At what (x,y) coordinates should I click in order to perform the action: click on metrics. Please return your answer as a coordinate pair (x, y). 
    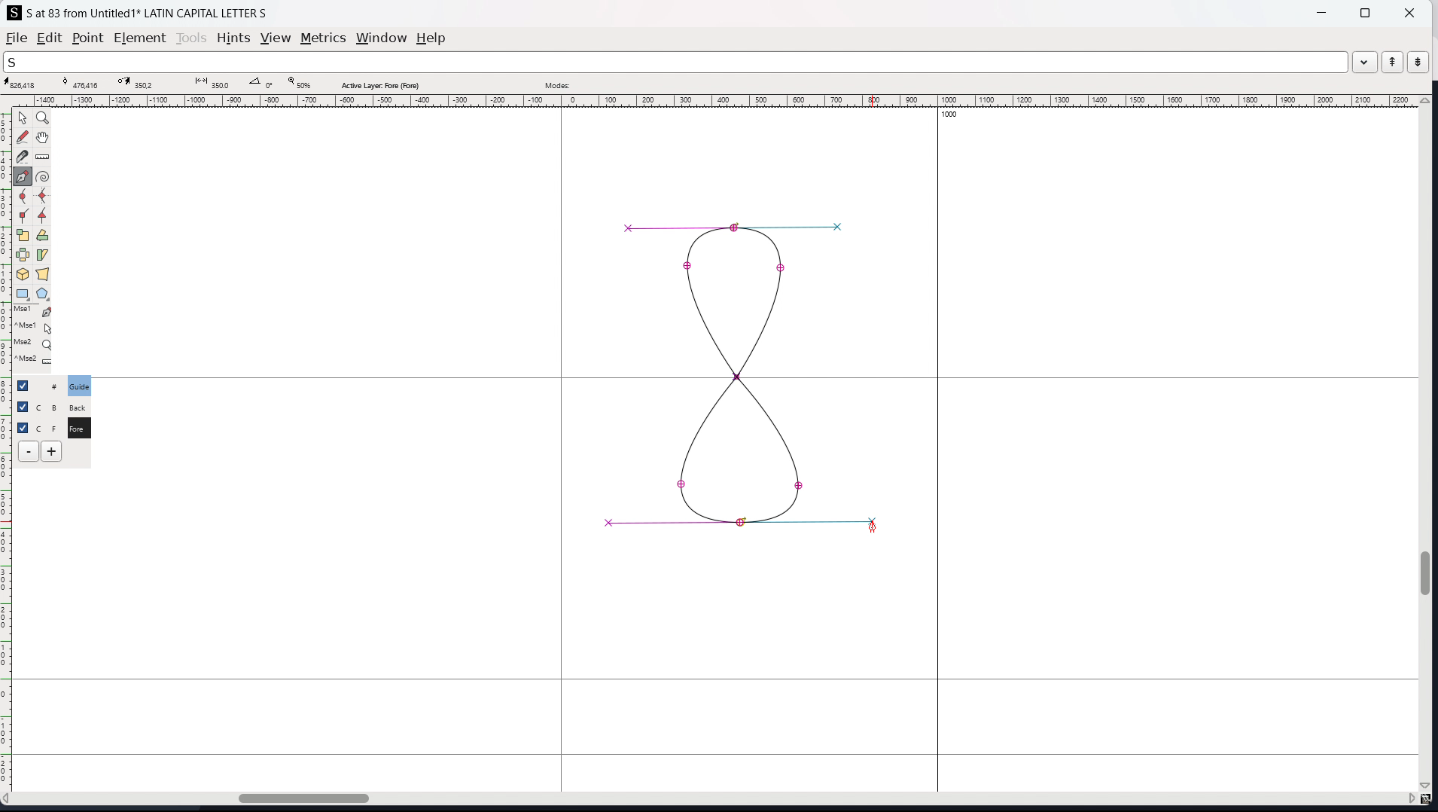
    Looking at the image, I should click on (323, 38).